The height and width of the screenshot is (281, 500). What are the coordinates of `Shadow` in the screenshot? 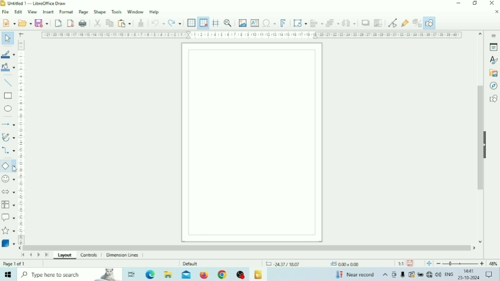 It's located at (365, 23).